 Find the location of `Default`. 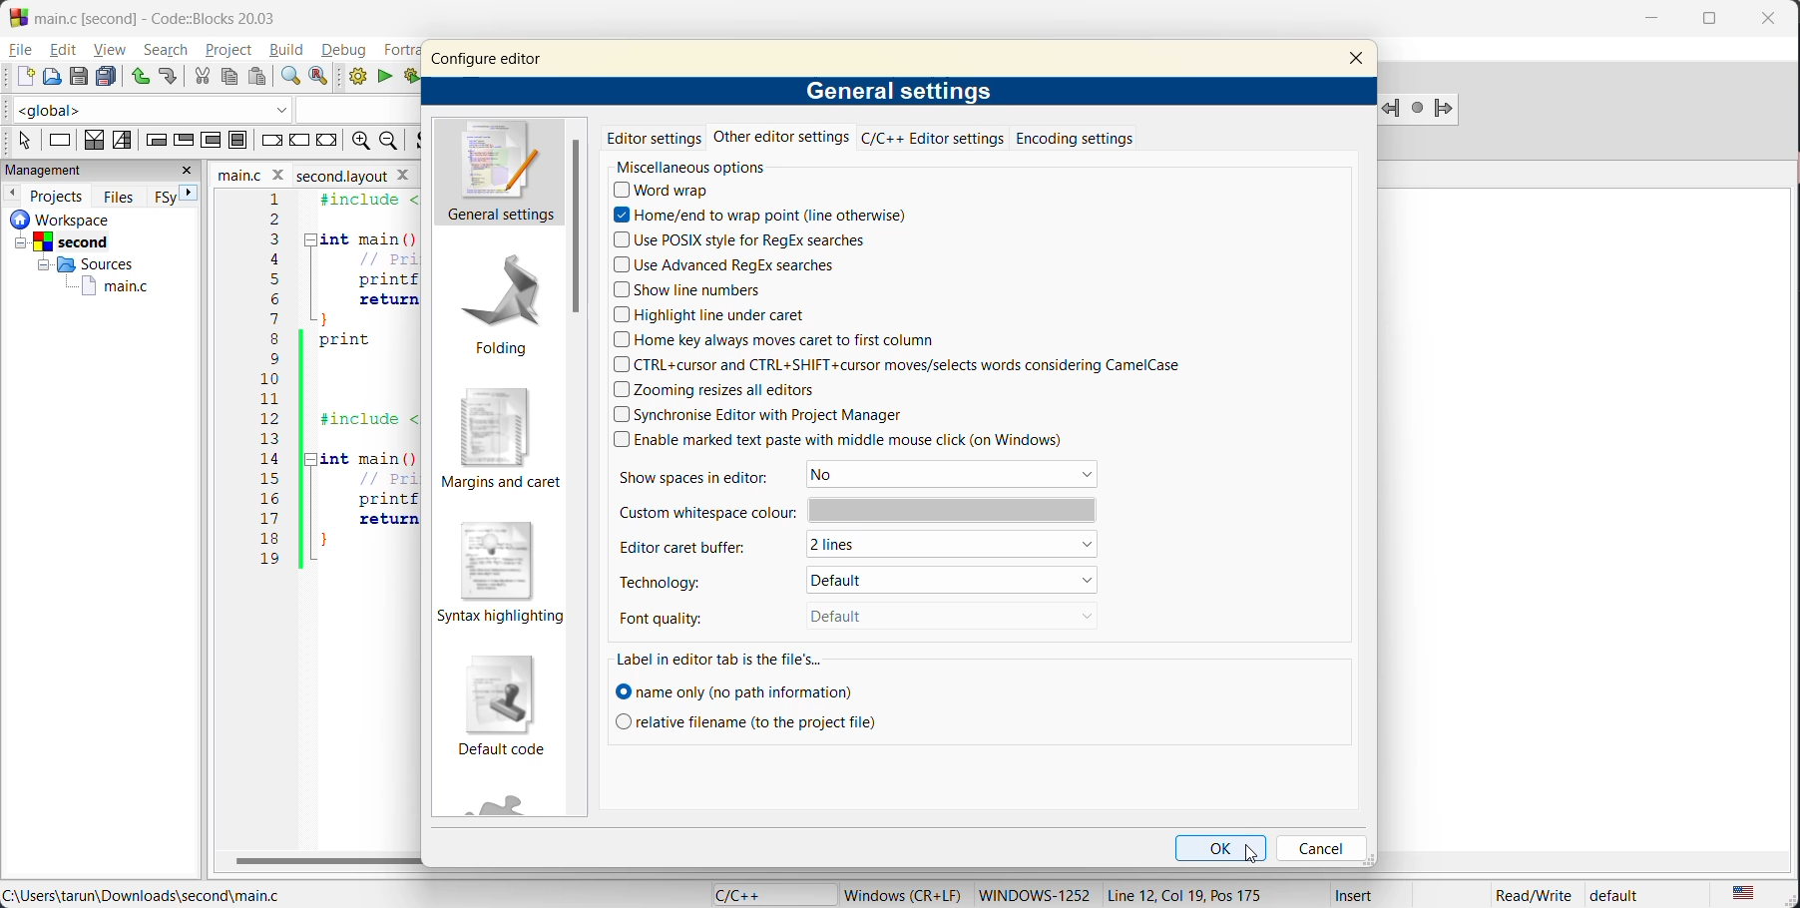

Default is located at coordinates (949, 579).